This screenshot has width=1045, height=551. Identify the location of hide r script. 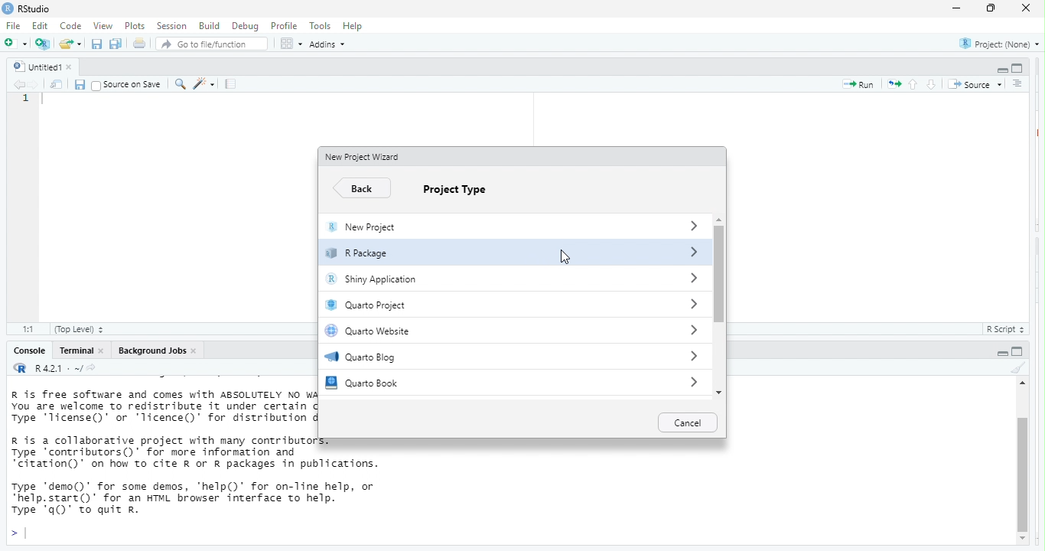
(998, 353).